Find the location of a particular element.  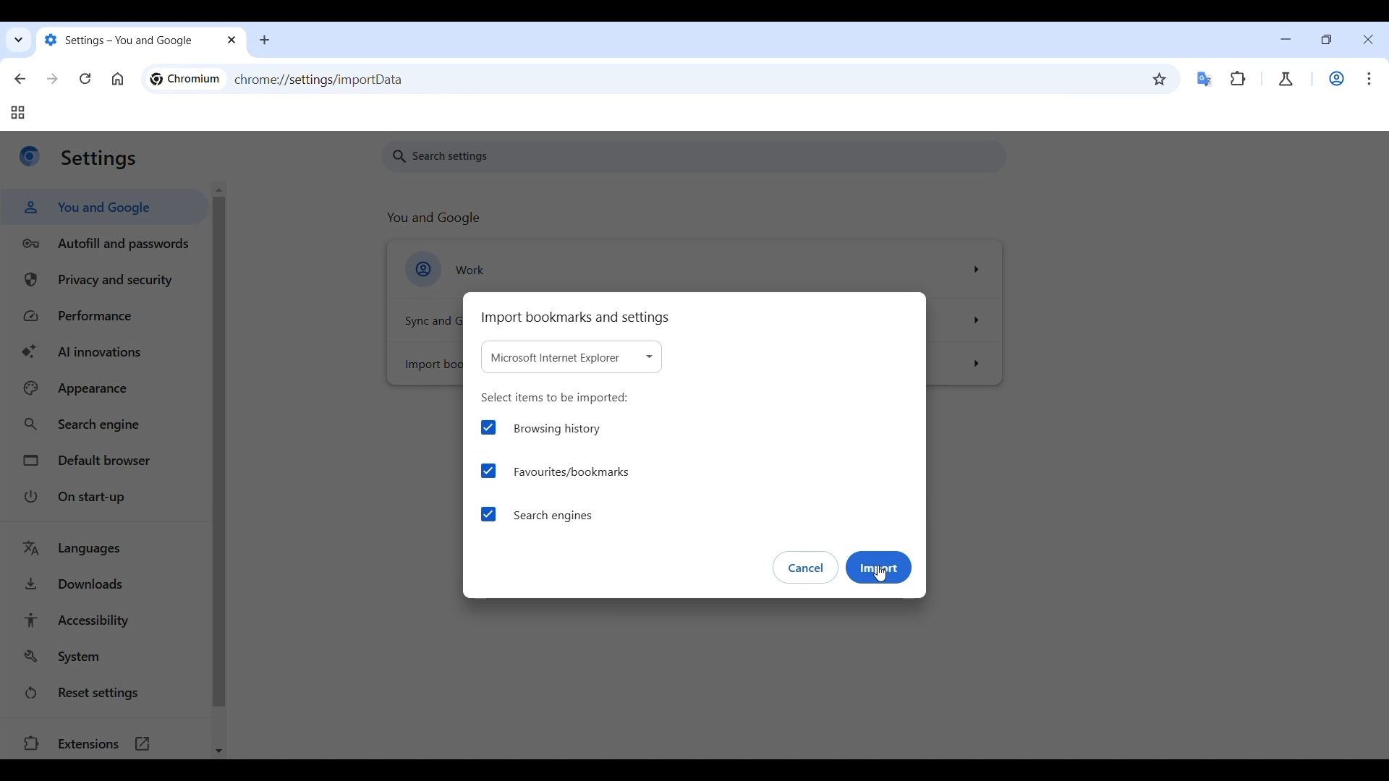

On start-up is located at coordinates (104, 498).